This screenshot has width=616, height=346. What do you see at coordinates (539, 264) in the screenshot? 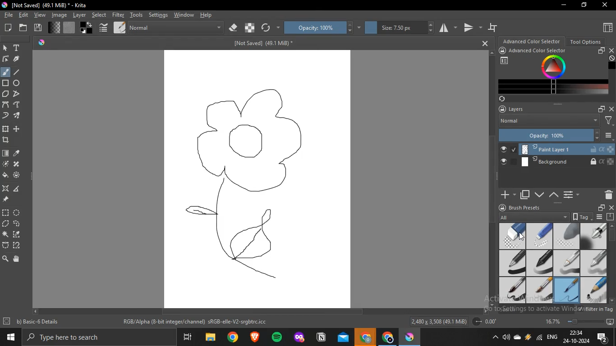
I see `basic 2 opacity` at bounding box center [539, 264].